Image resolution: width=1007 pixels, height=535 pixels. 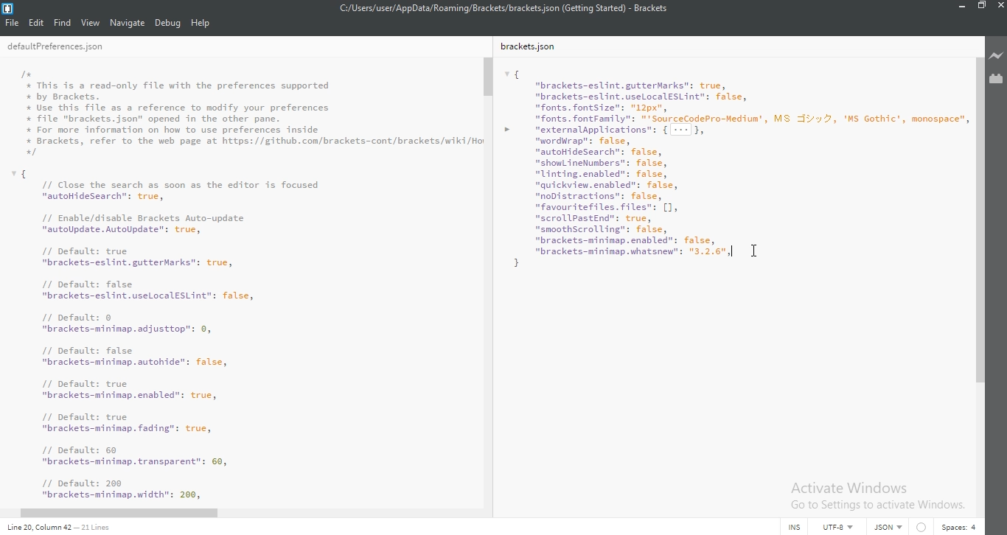 I want to click on Navigate, so click(x=128, y=22).